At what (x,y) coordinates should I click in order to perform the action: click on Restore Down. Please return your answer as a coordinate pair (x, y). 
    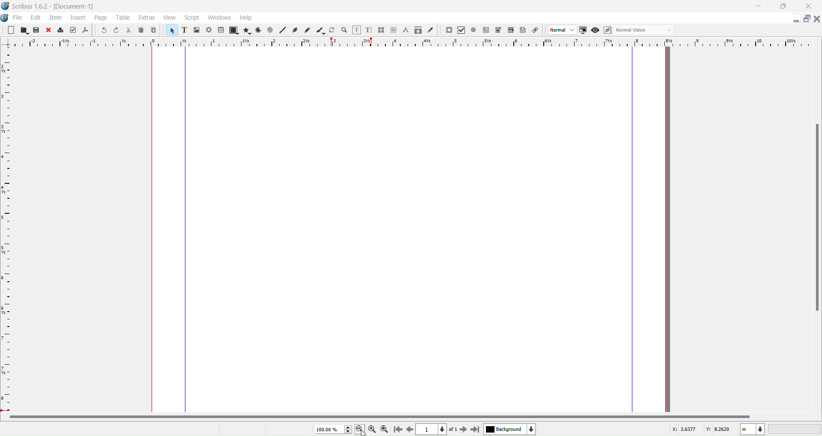
    Looking at the image, I should click on (784, 6).